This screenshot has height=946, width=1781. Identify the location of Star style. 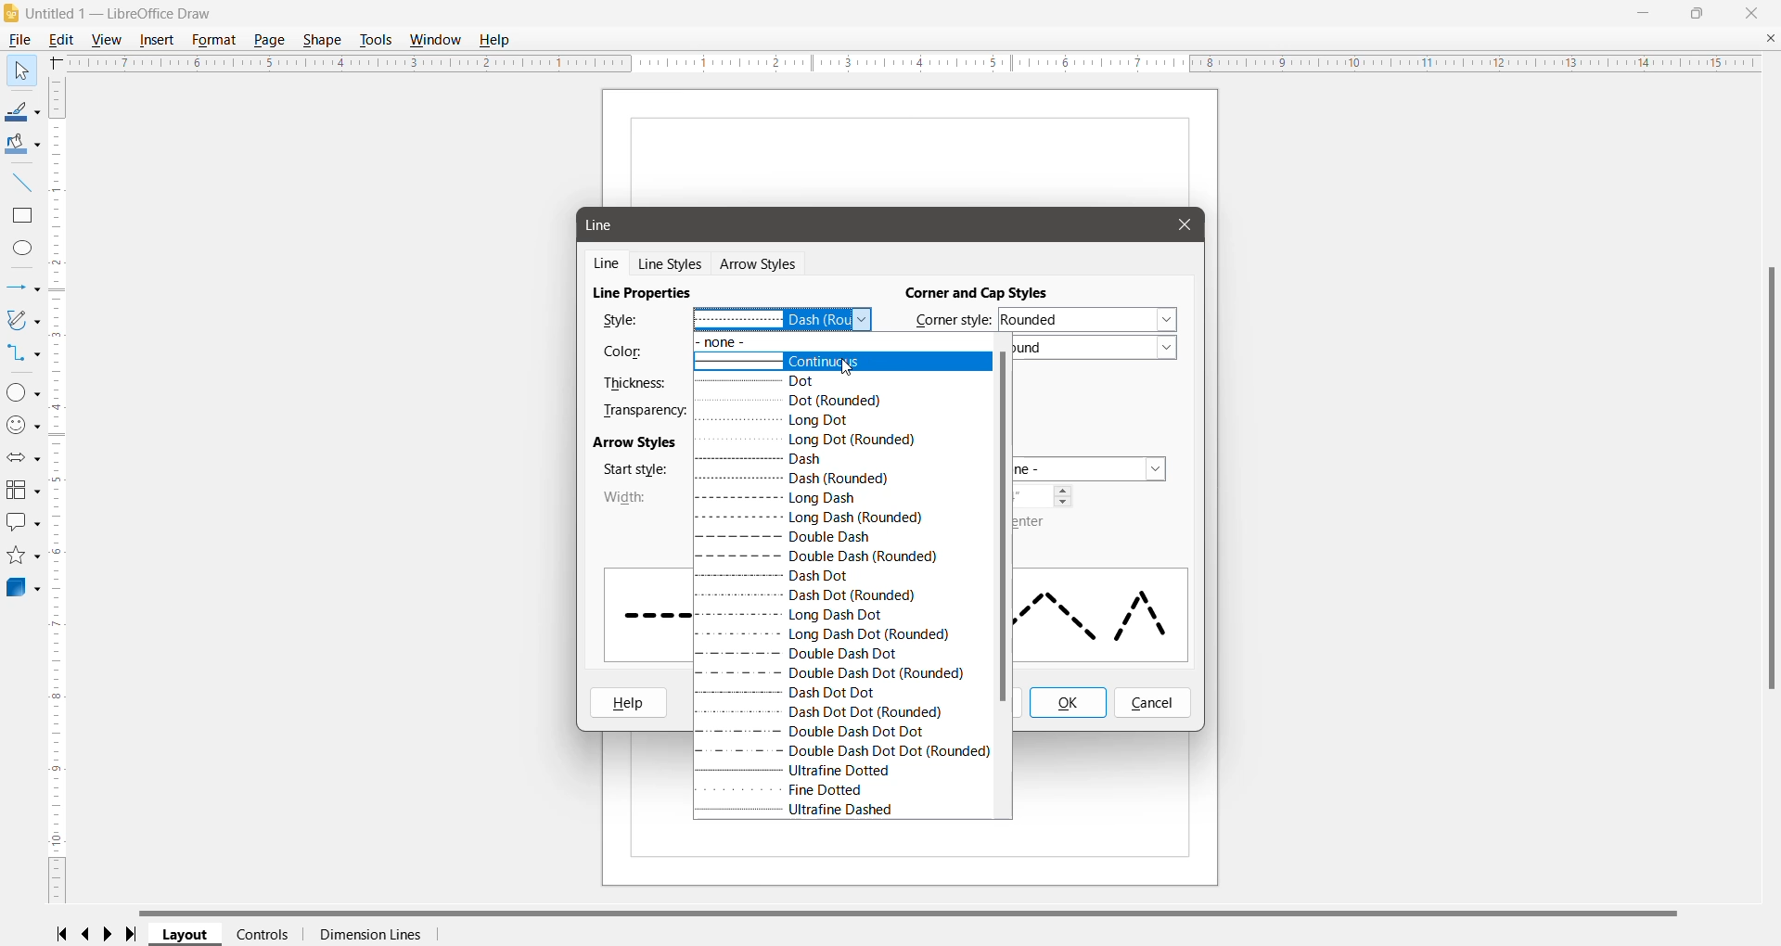
(632, 470).